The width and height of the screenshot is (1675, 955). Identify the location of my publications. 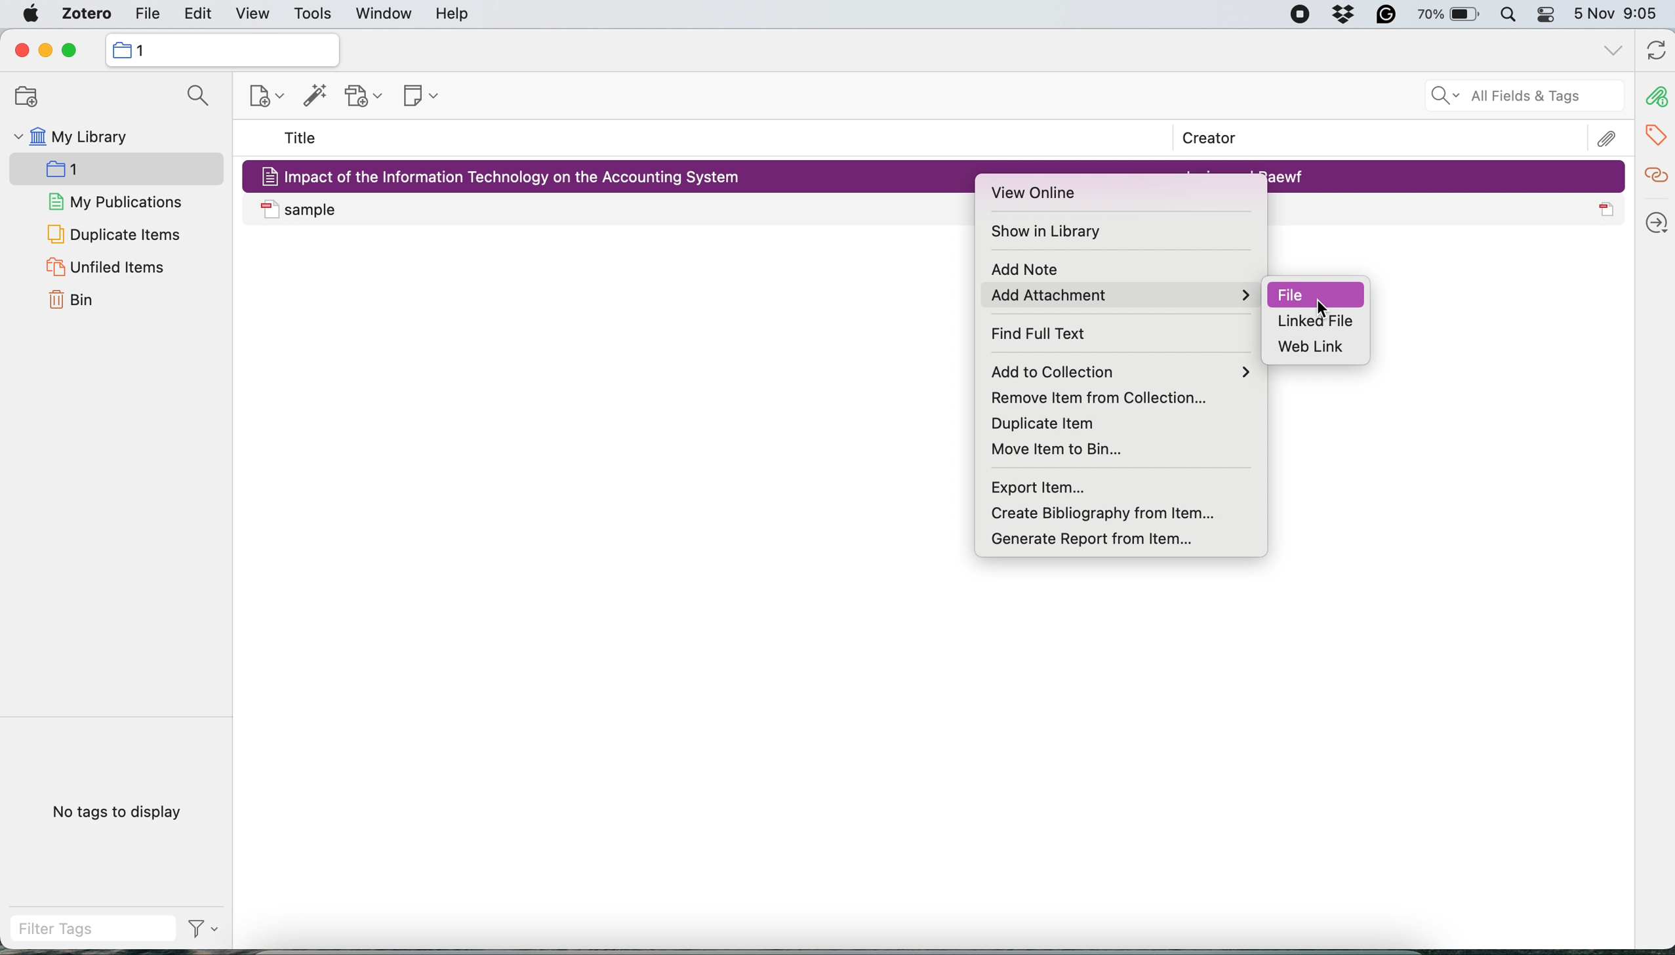
(117, 203).